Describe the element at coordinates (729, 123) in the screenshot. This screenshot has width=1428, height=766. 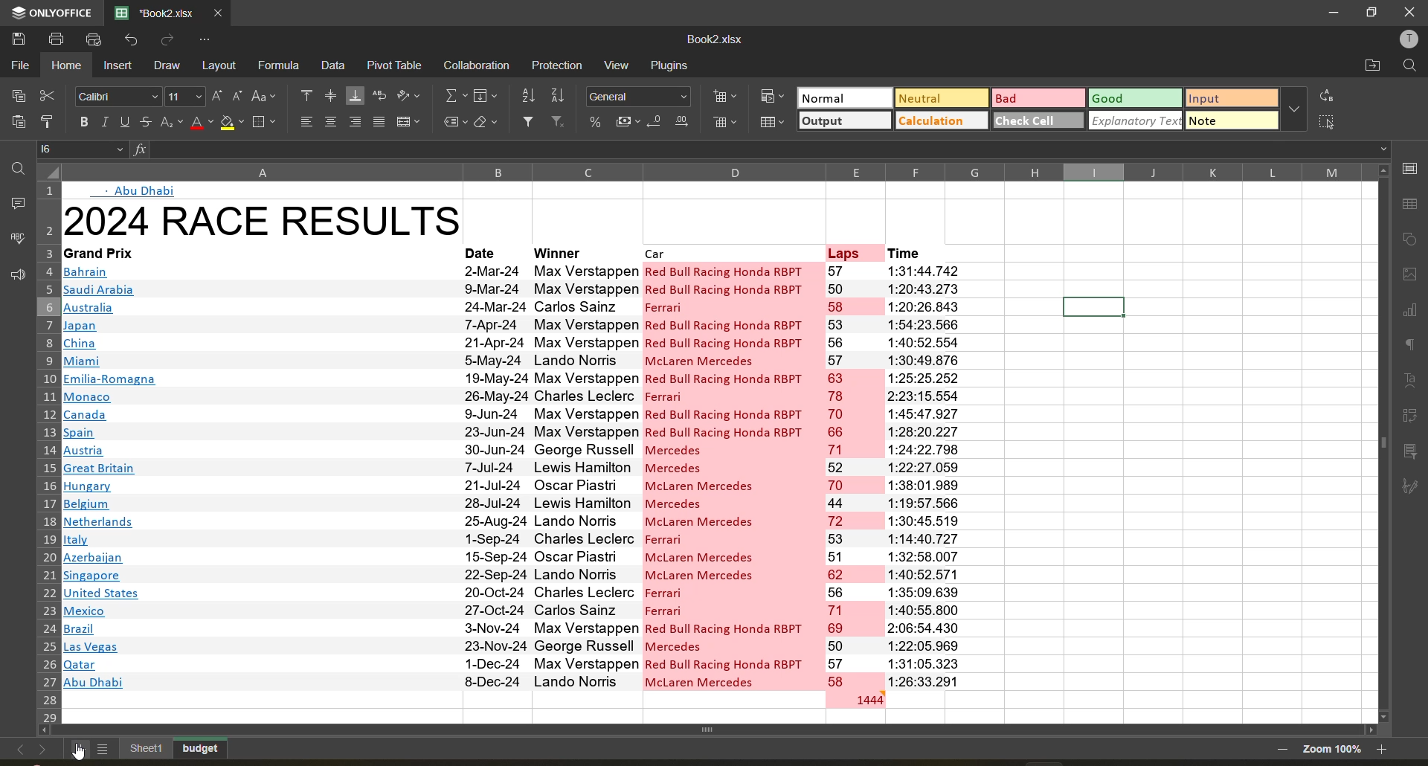
I see `delete cells` at that location.